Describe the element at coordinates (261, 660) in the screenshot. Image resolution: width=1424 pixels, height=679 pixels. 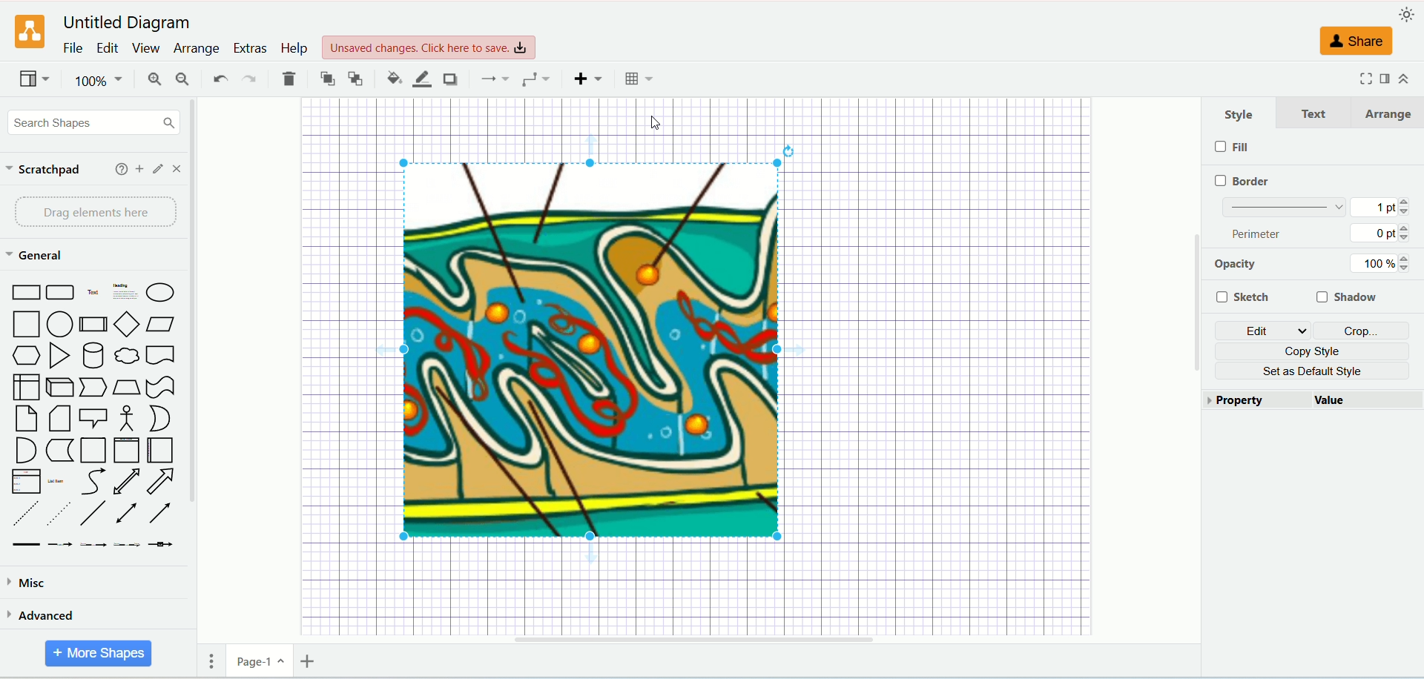
I see `page-1` at that location.